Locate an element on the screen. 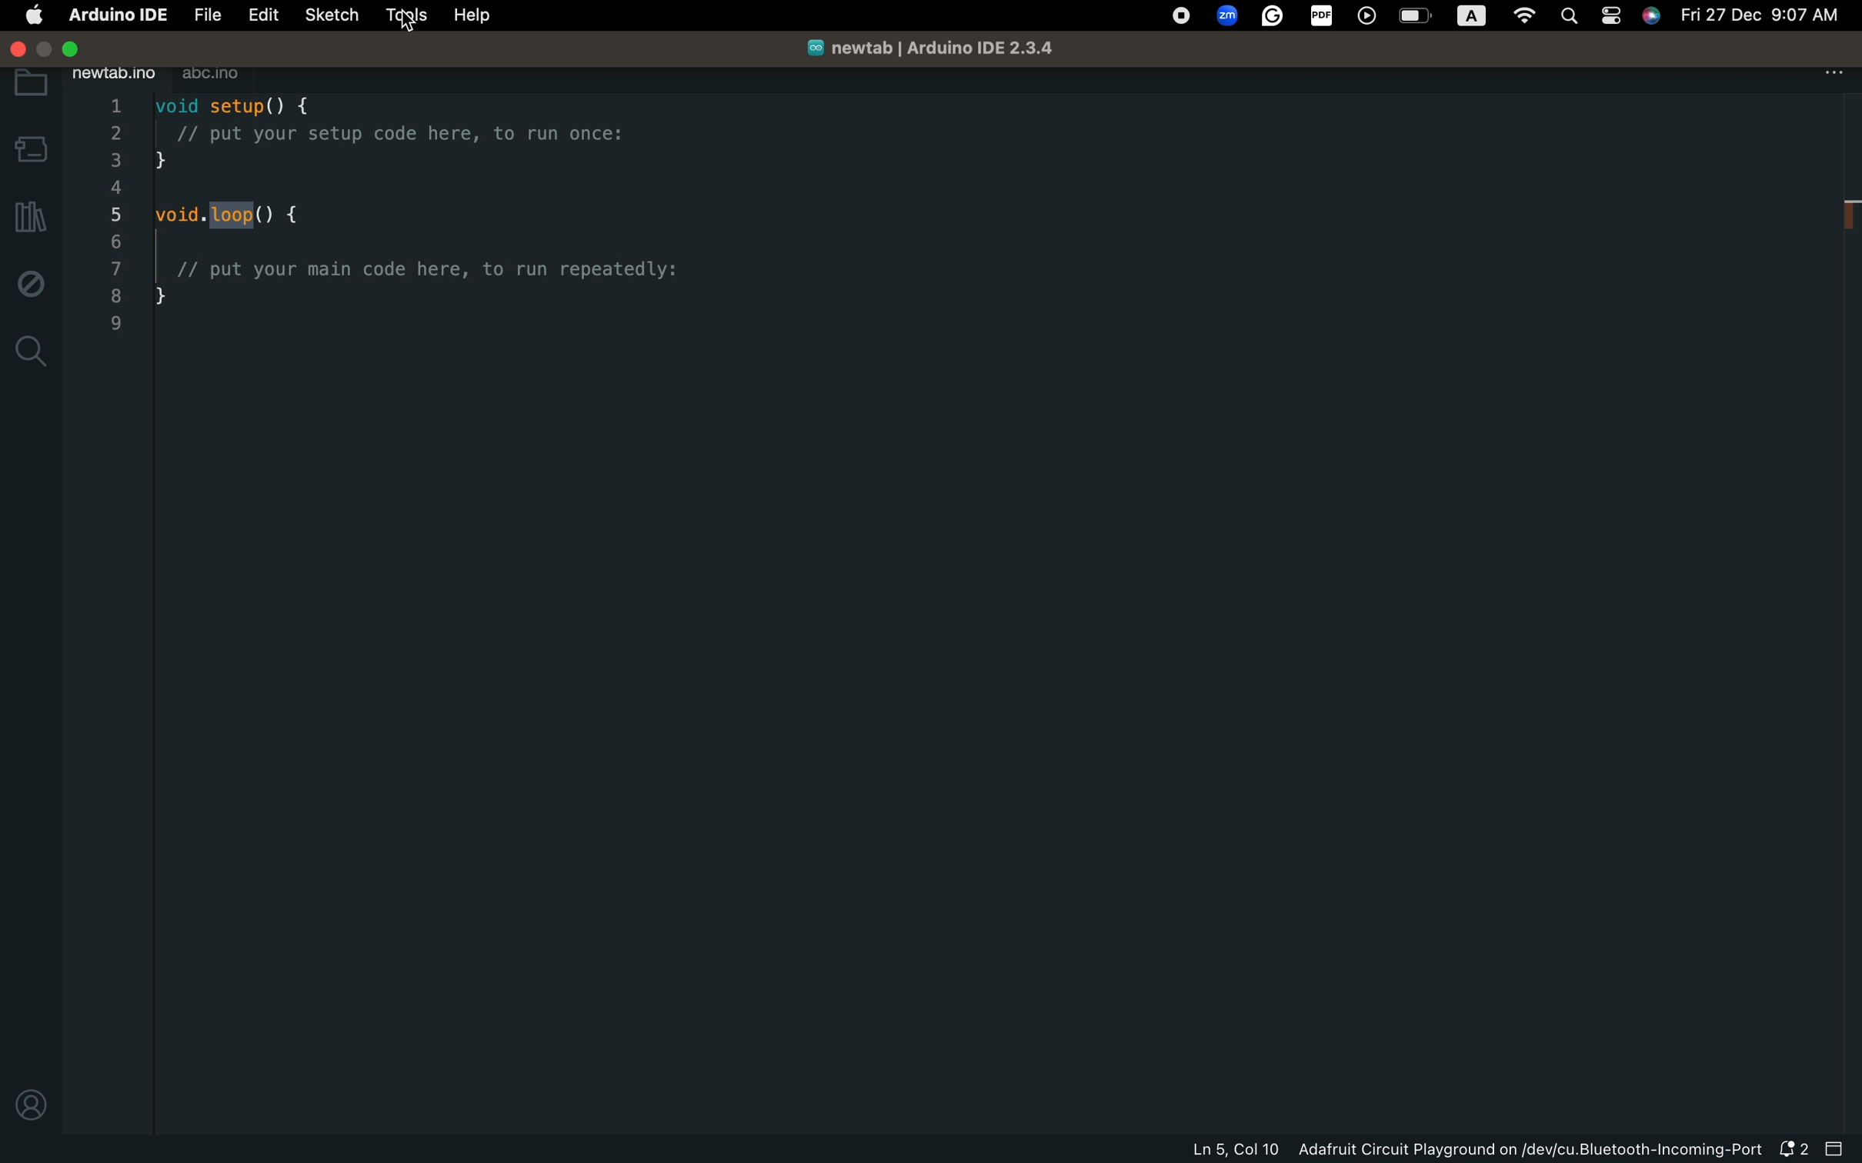 The height and width of the screenshot is (1163, 1862). notification is located at coordinates (1791, 1151).